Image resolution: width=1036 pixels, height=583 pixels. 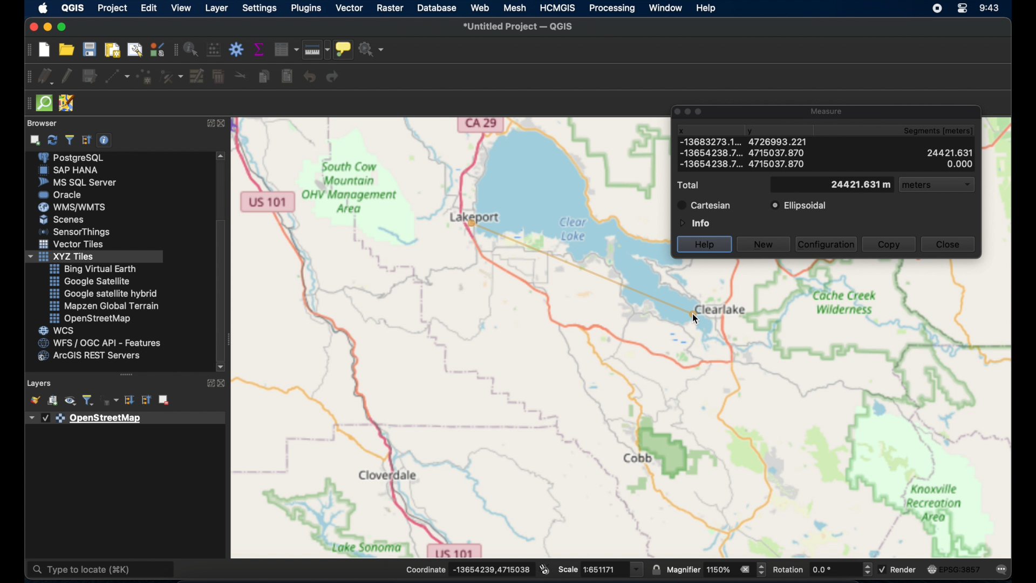 What do you see at coordinates (180, 8) in the screenshot?
I see `view` at bounding box center [180, 8].